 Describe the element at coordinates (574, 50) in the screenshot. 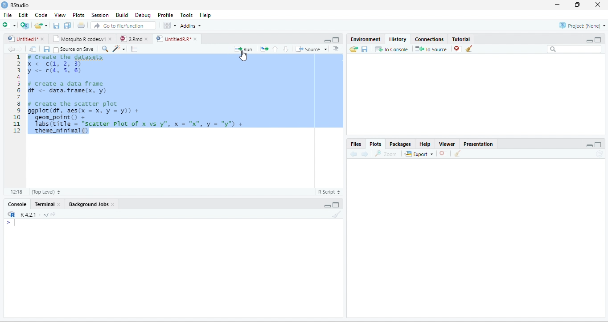

I see `Search bar` at that location.